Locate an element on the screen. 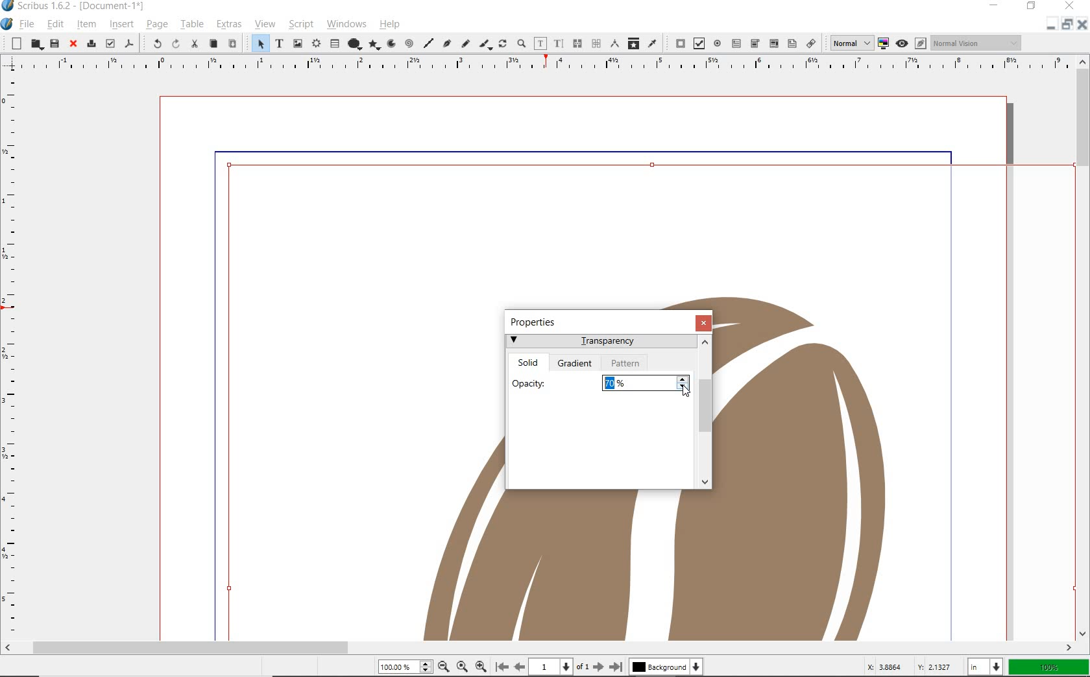 The height and width of the screenshot is (677, 1090). Normal Vision is located at coordinates (978, 42).